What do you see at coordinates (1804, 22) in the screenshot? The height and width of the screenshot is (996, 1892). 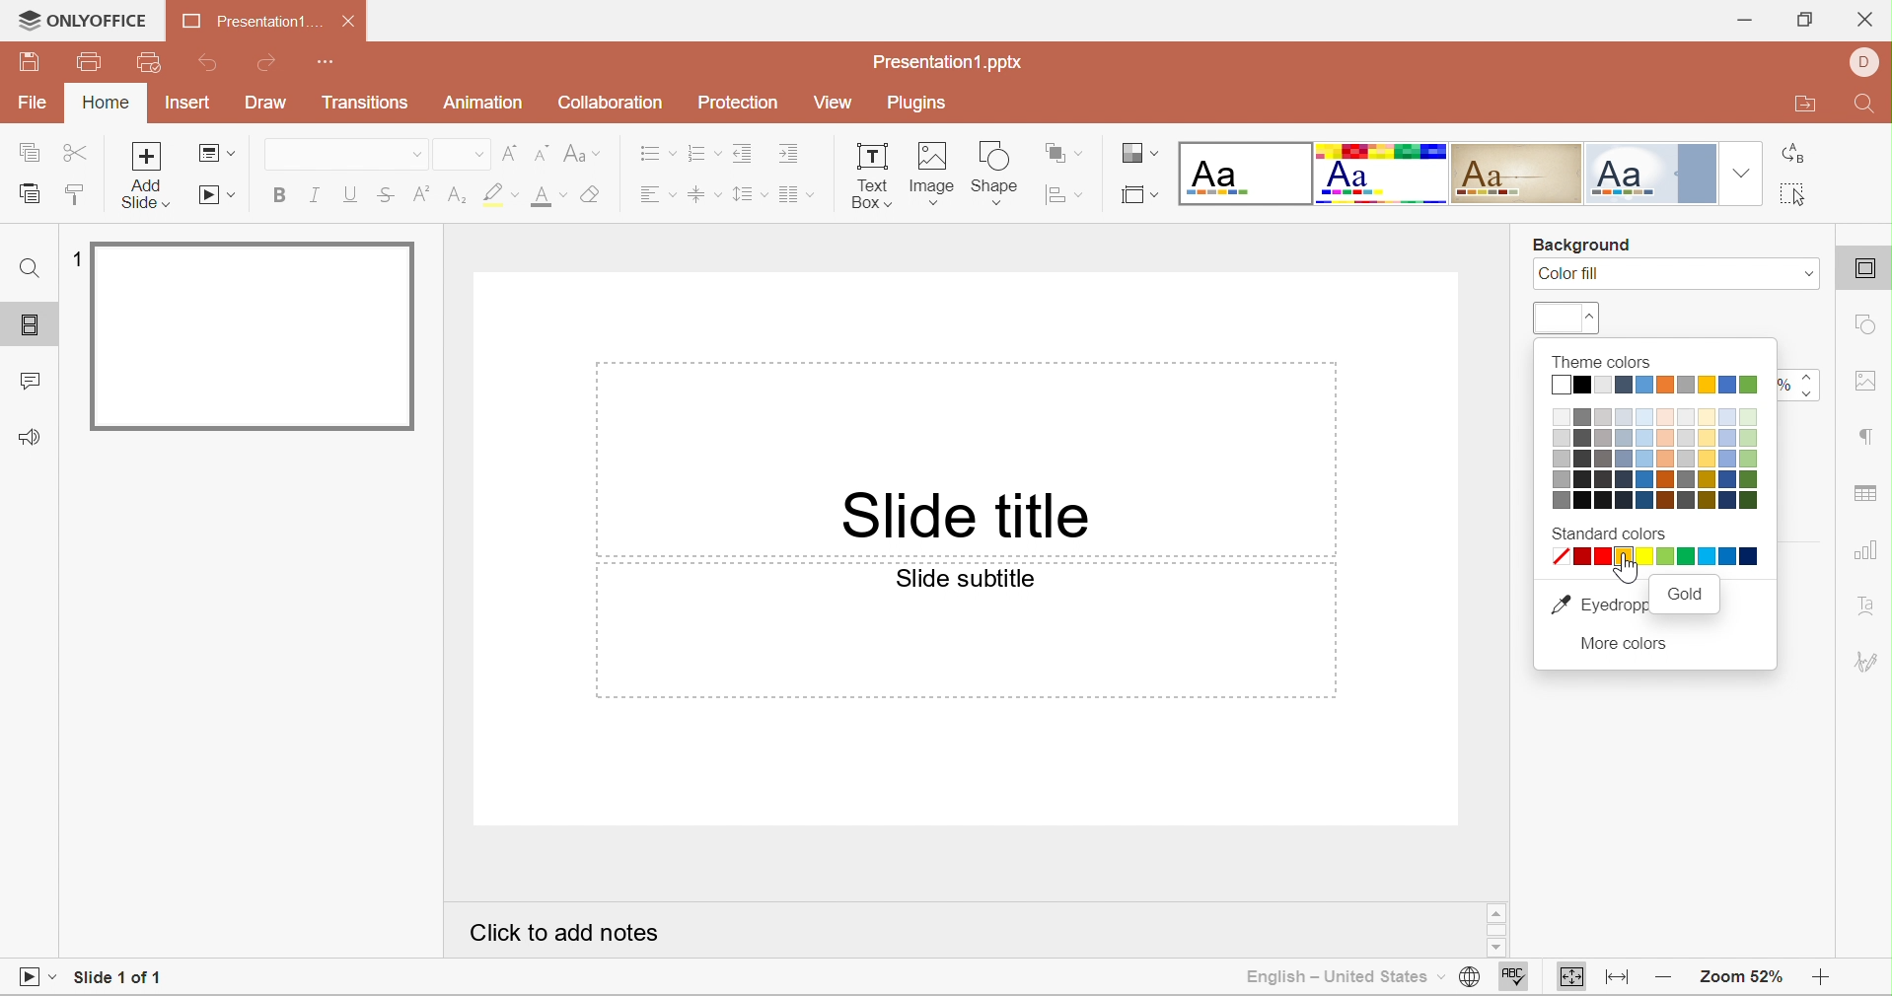 I see `Restore Down` at bounding box center [1804, 22].